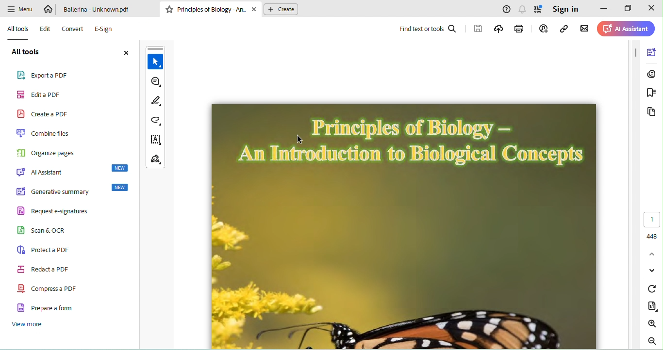 Image resolution: width=663 pixels, height=350 pixels. What do you see at coordinates (652, 270) in the screenshot?
I see `go to next page` at bounding box center [652, 270].